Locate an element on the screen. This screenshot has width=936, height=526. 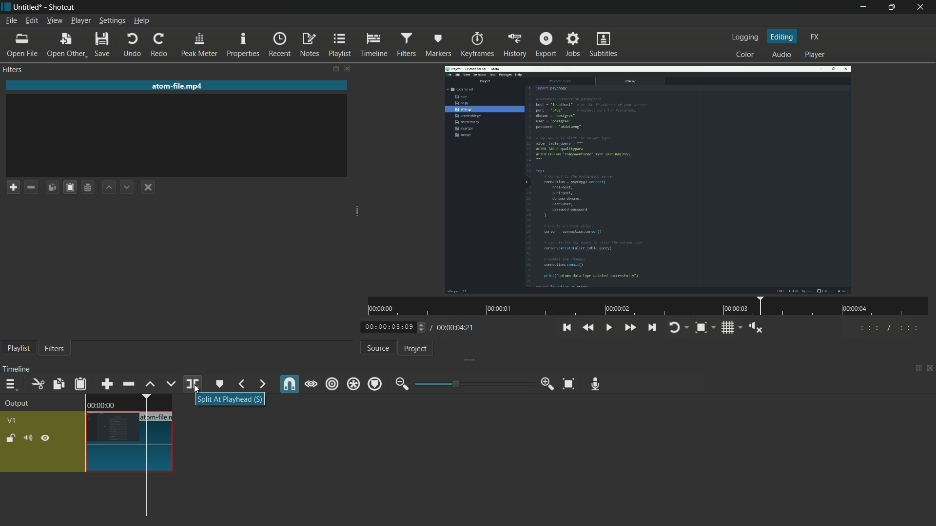
previous marker is located at coordinates (241, 384).